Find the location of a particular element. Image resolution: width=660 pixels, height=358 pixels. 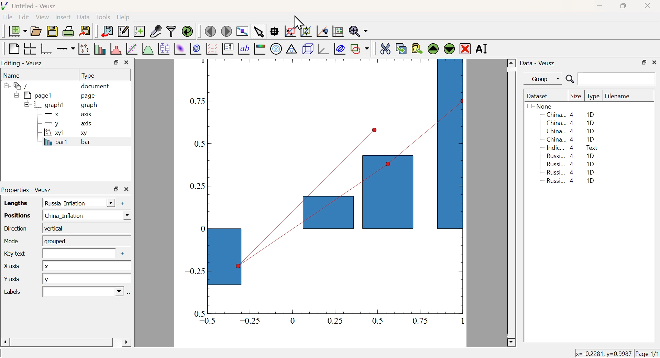

Add is located at coordinates (119, 203).